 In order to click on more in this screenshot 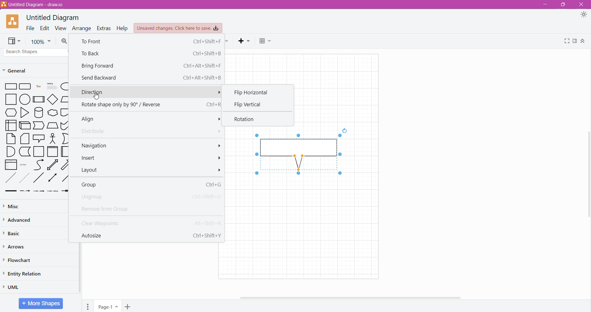, I will do `click(217, 132)`.